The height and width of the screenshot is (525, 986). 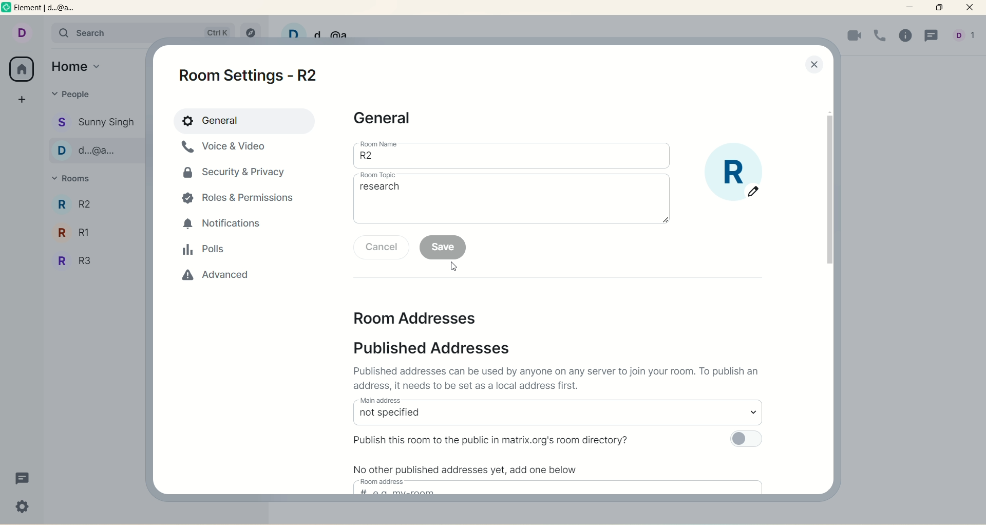 I want to click on create space, so click(x=22, y=99).